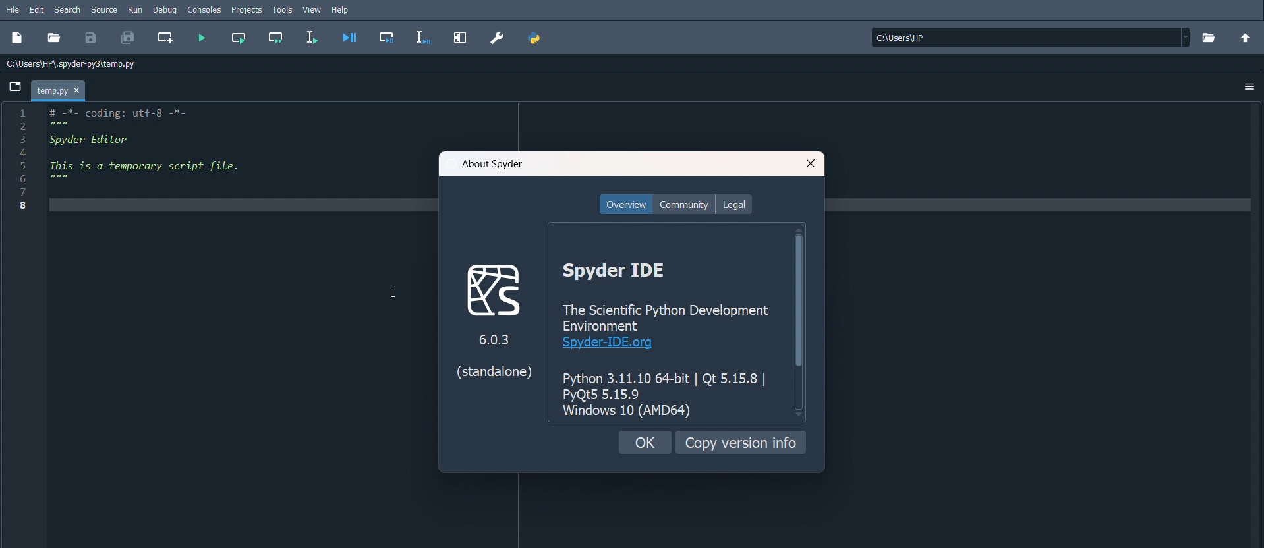  I want to click on PYTHONPATH manager, so click(537, 38).